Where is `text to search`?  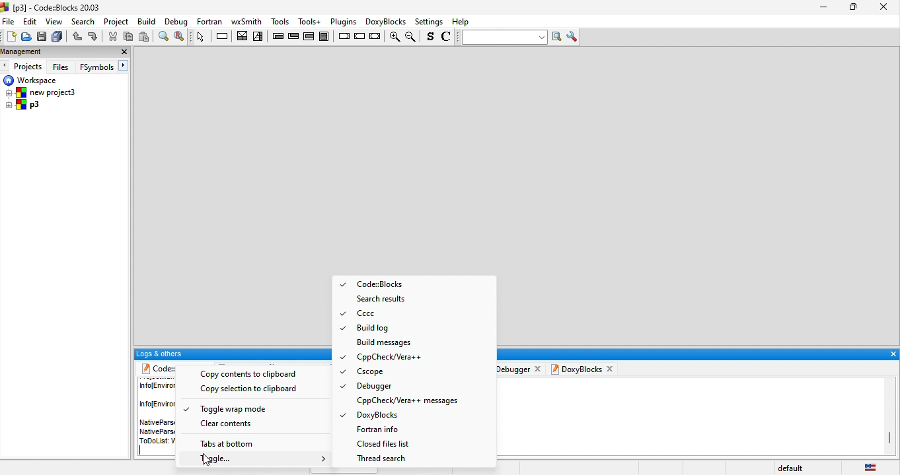 text to search is located at coordinates (503, 37).